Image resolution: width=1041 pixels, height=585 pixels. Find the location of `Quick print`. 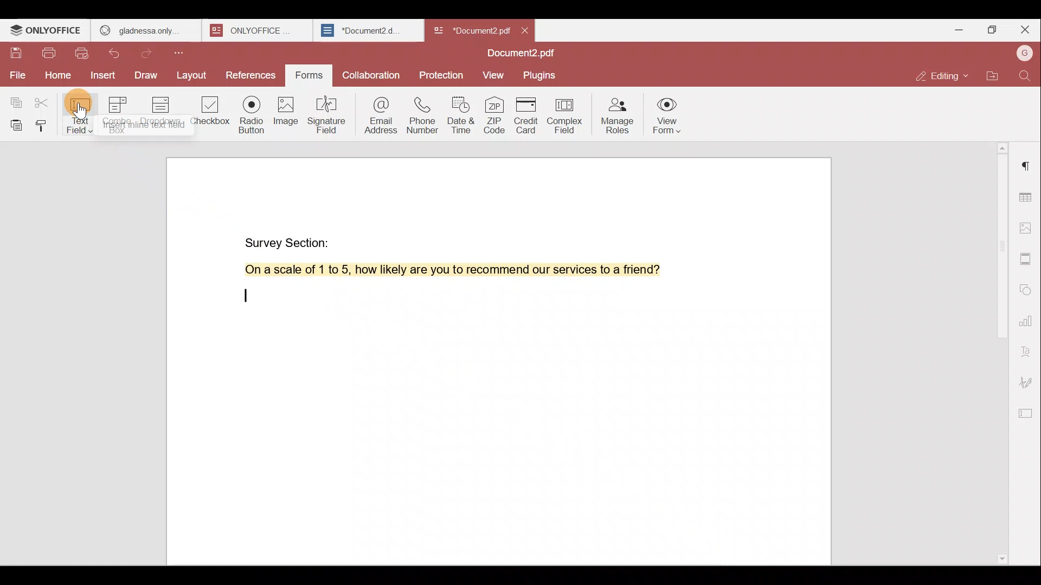

Quick print is located at coordinates (83, 55).